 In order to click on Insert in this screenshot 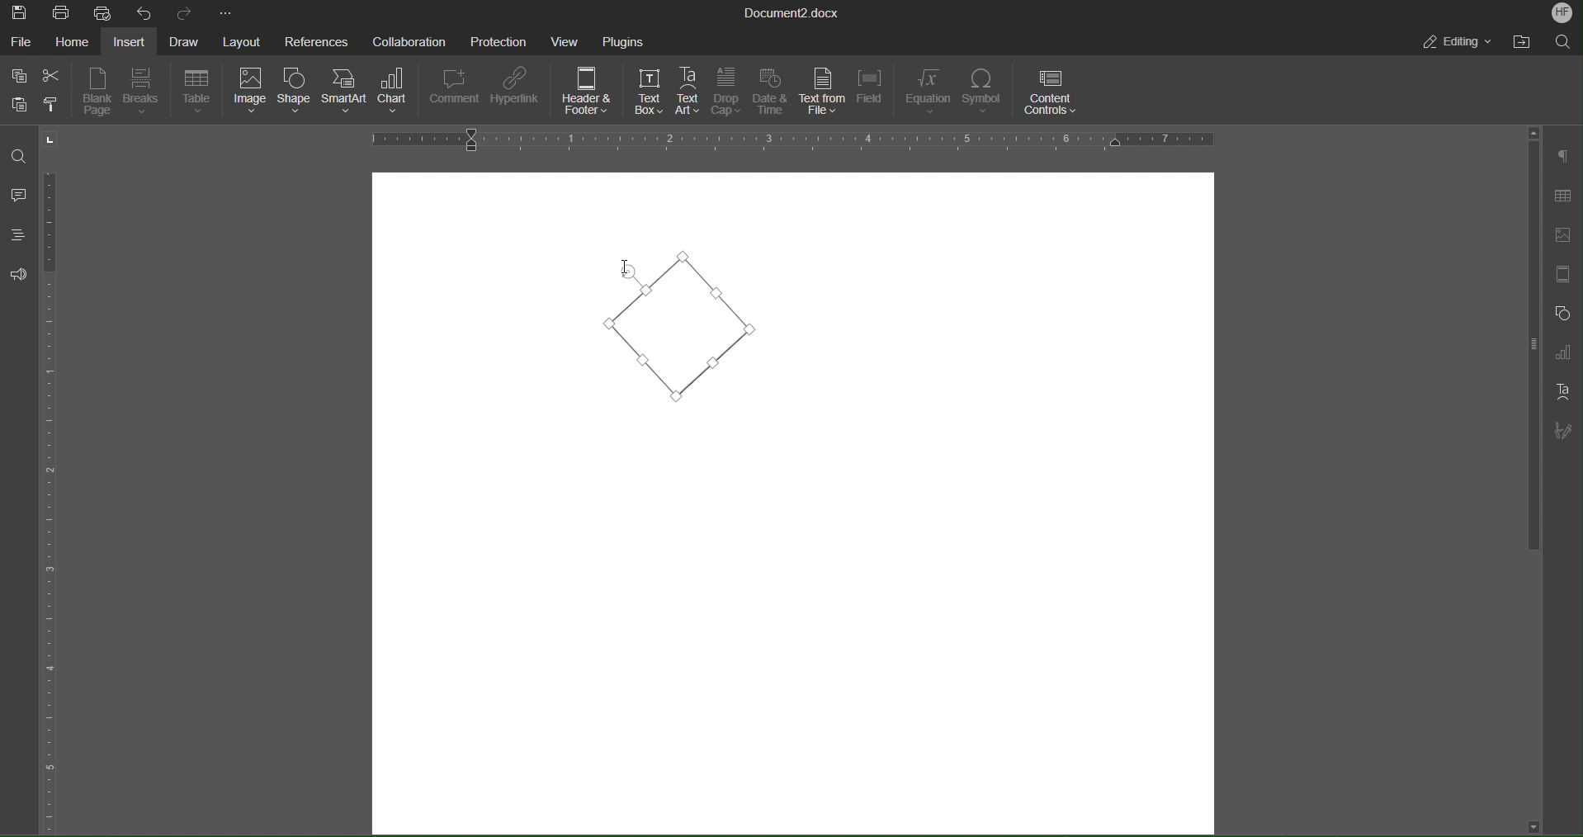, I will do `click(130, 40)`.